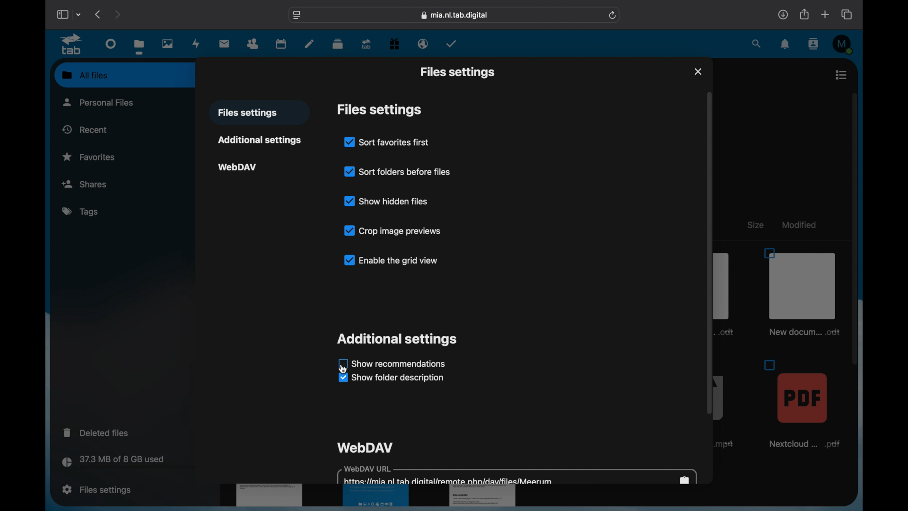 The width and height of the screenshot is (908, 511). Describe the element at coordinates (612, 16) in the screenshot. I see `refresh` at that location.